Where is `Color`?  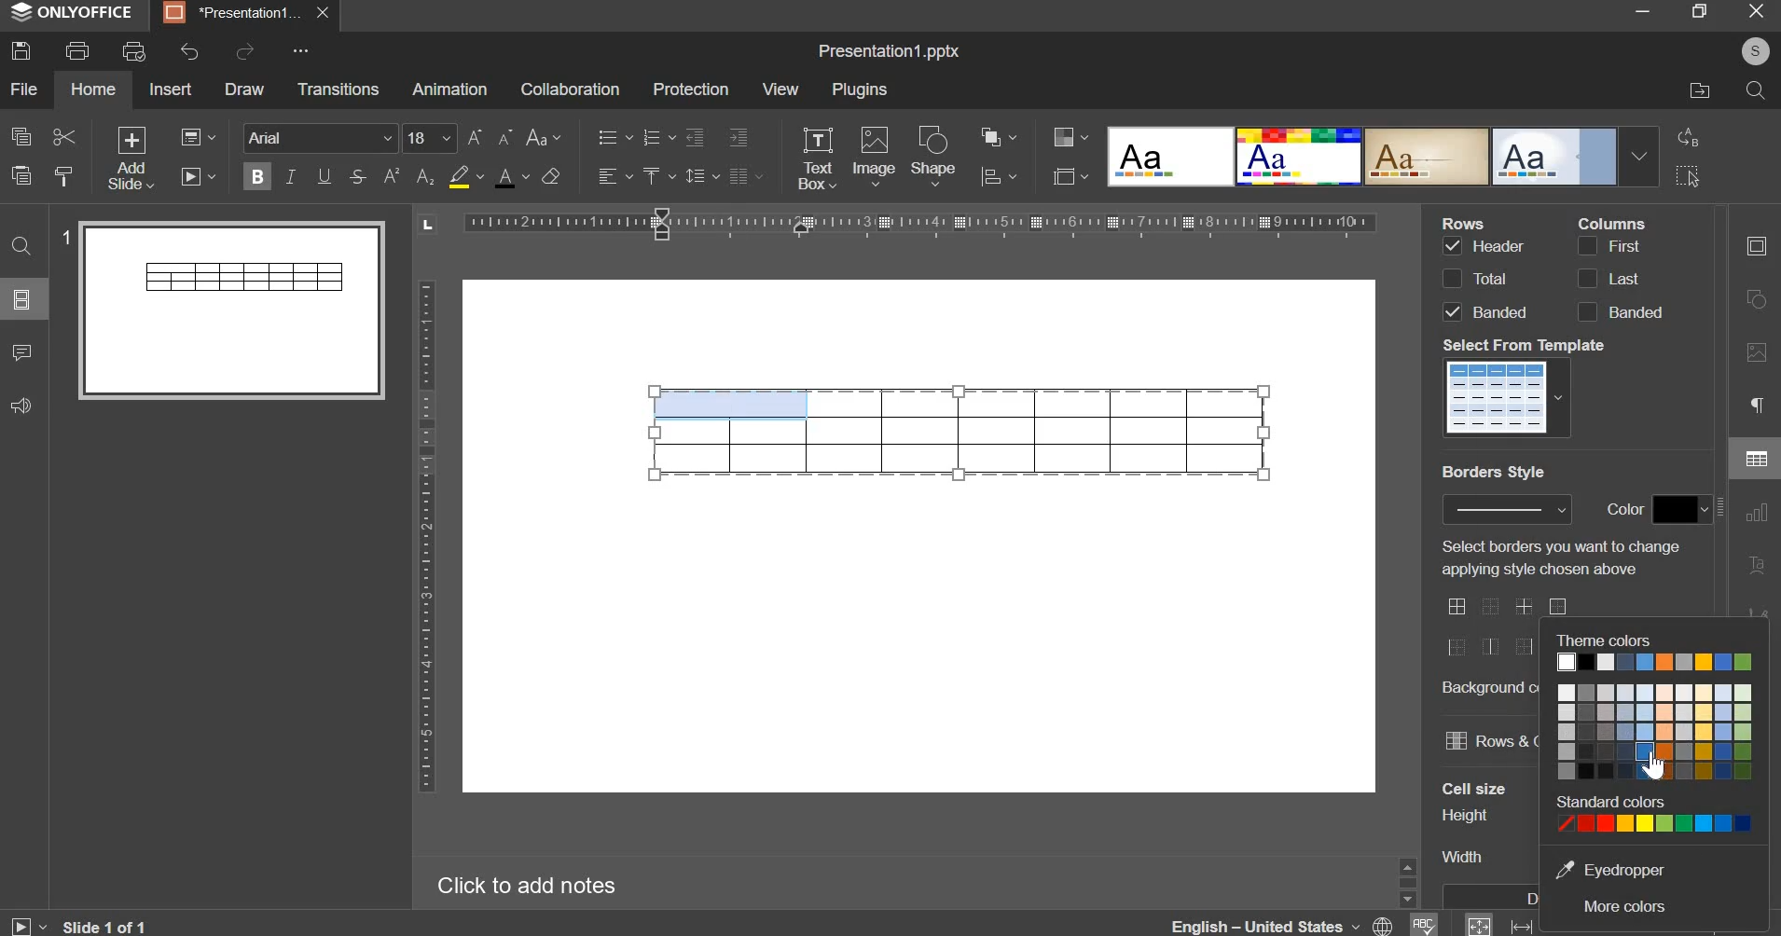
Color is located at coordinates (1627, 508).